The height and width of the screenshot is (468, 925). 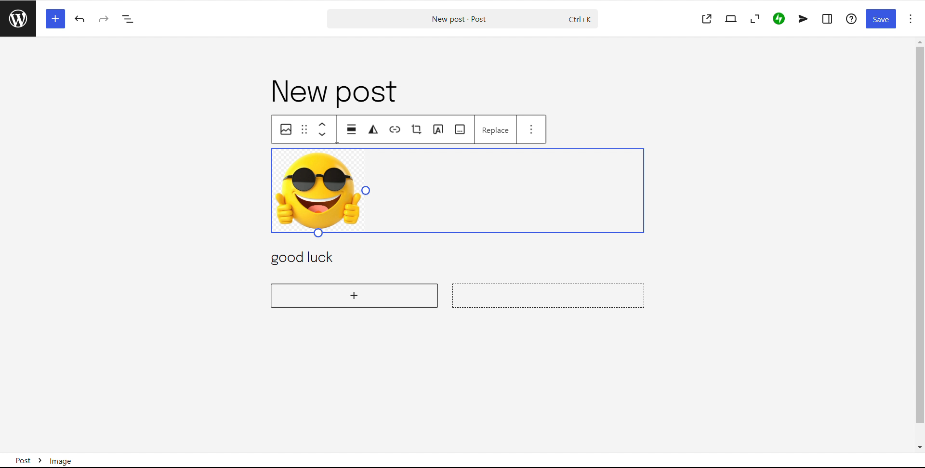 I want to click on settings, so click(x=828, y=19).